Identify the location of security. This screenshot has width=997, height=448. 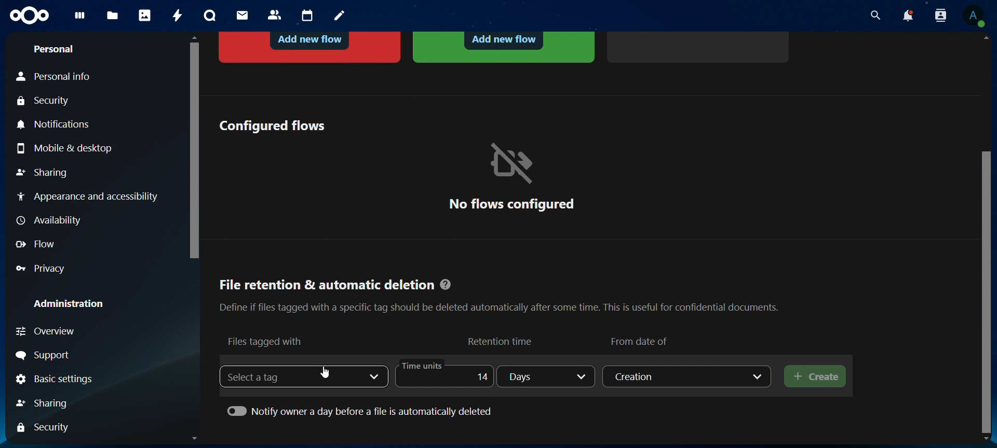
(47, 427).